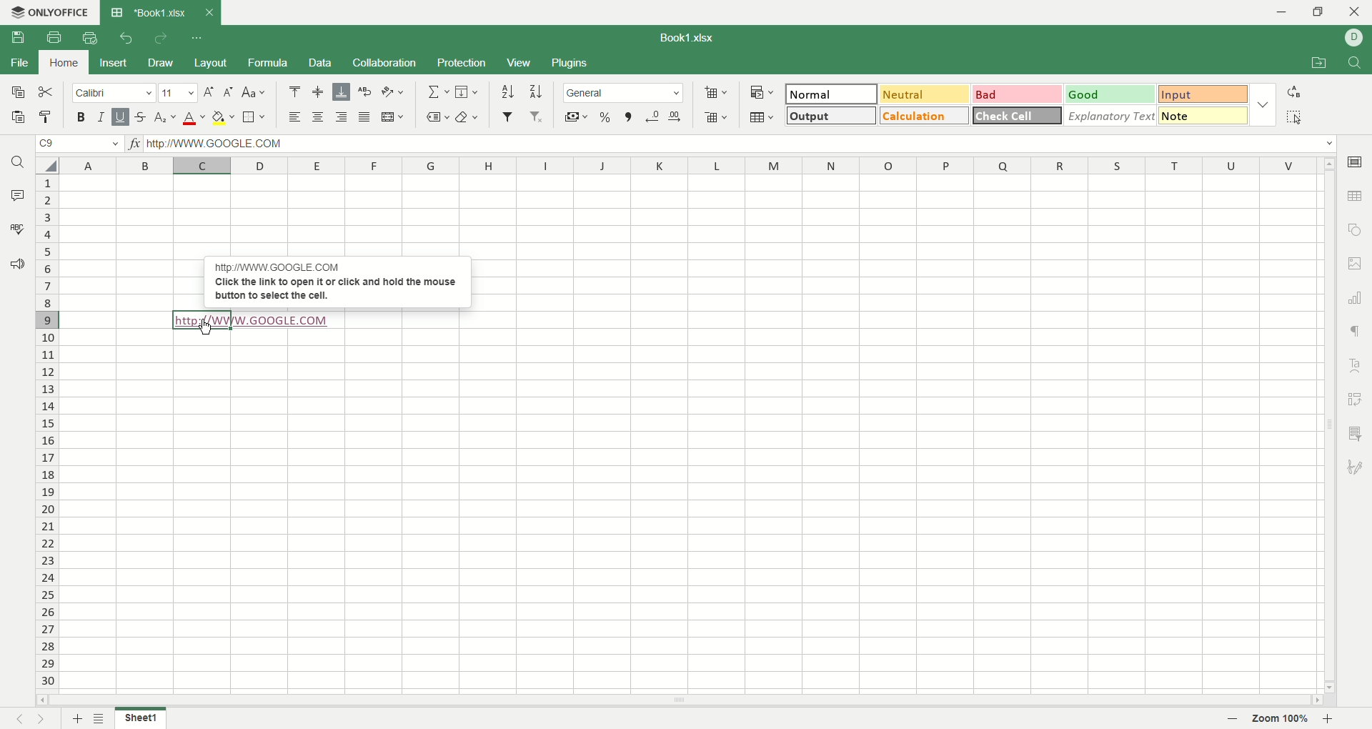  I want to click on select all, so click(1297, 117).